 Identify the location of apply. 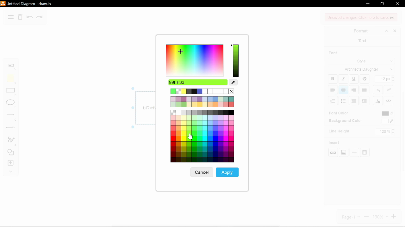
(228, 173).